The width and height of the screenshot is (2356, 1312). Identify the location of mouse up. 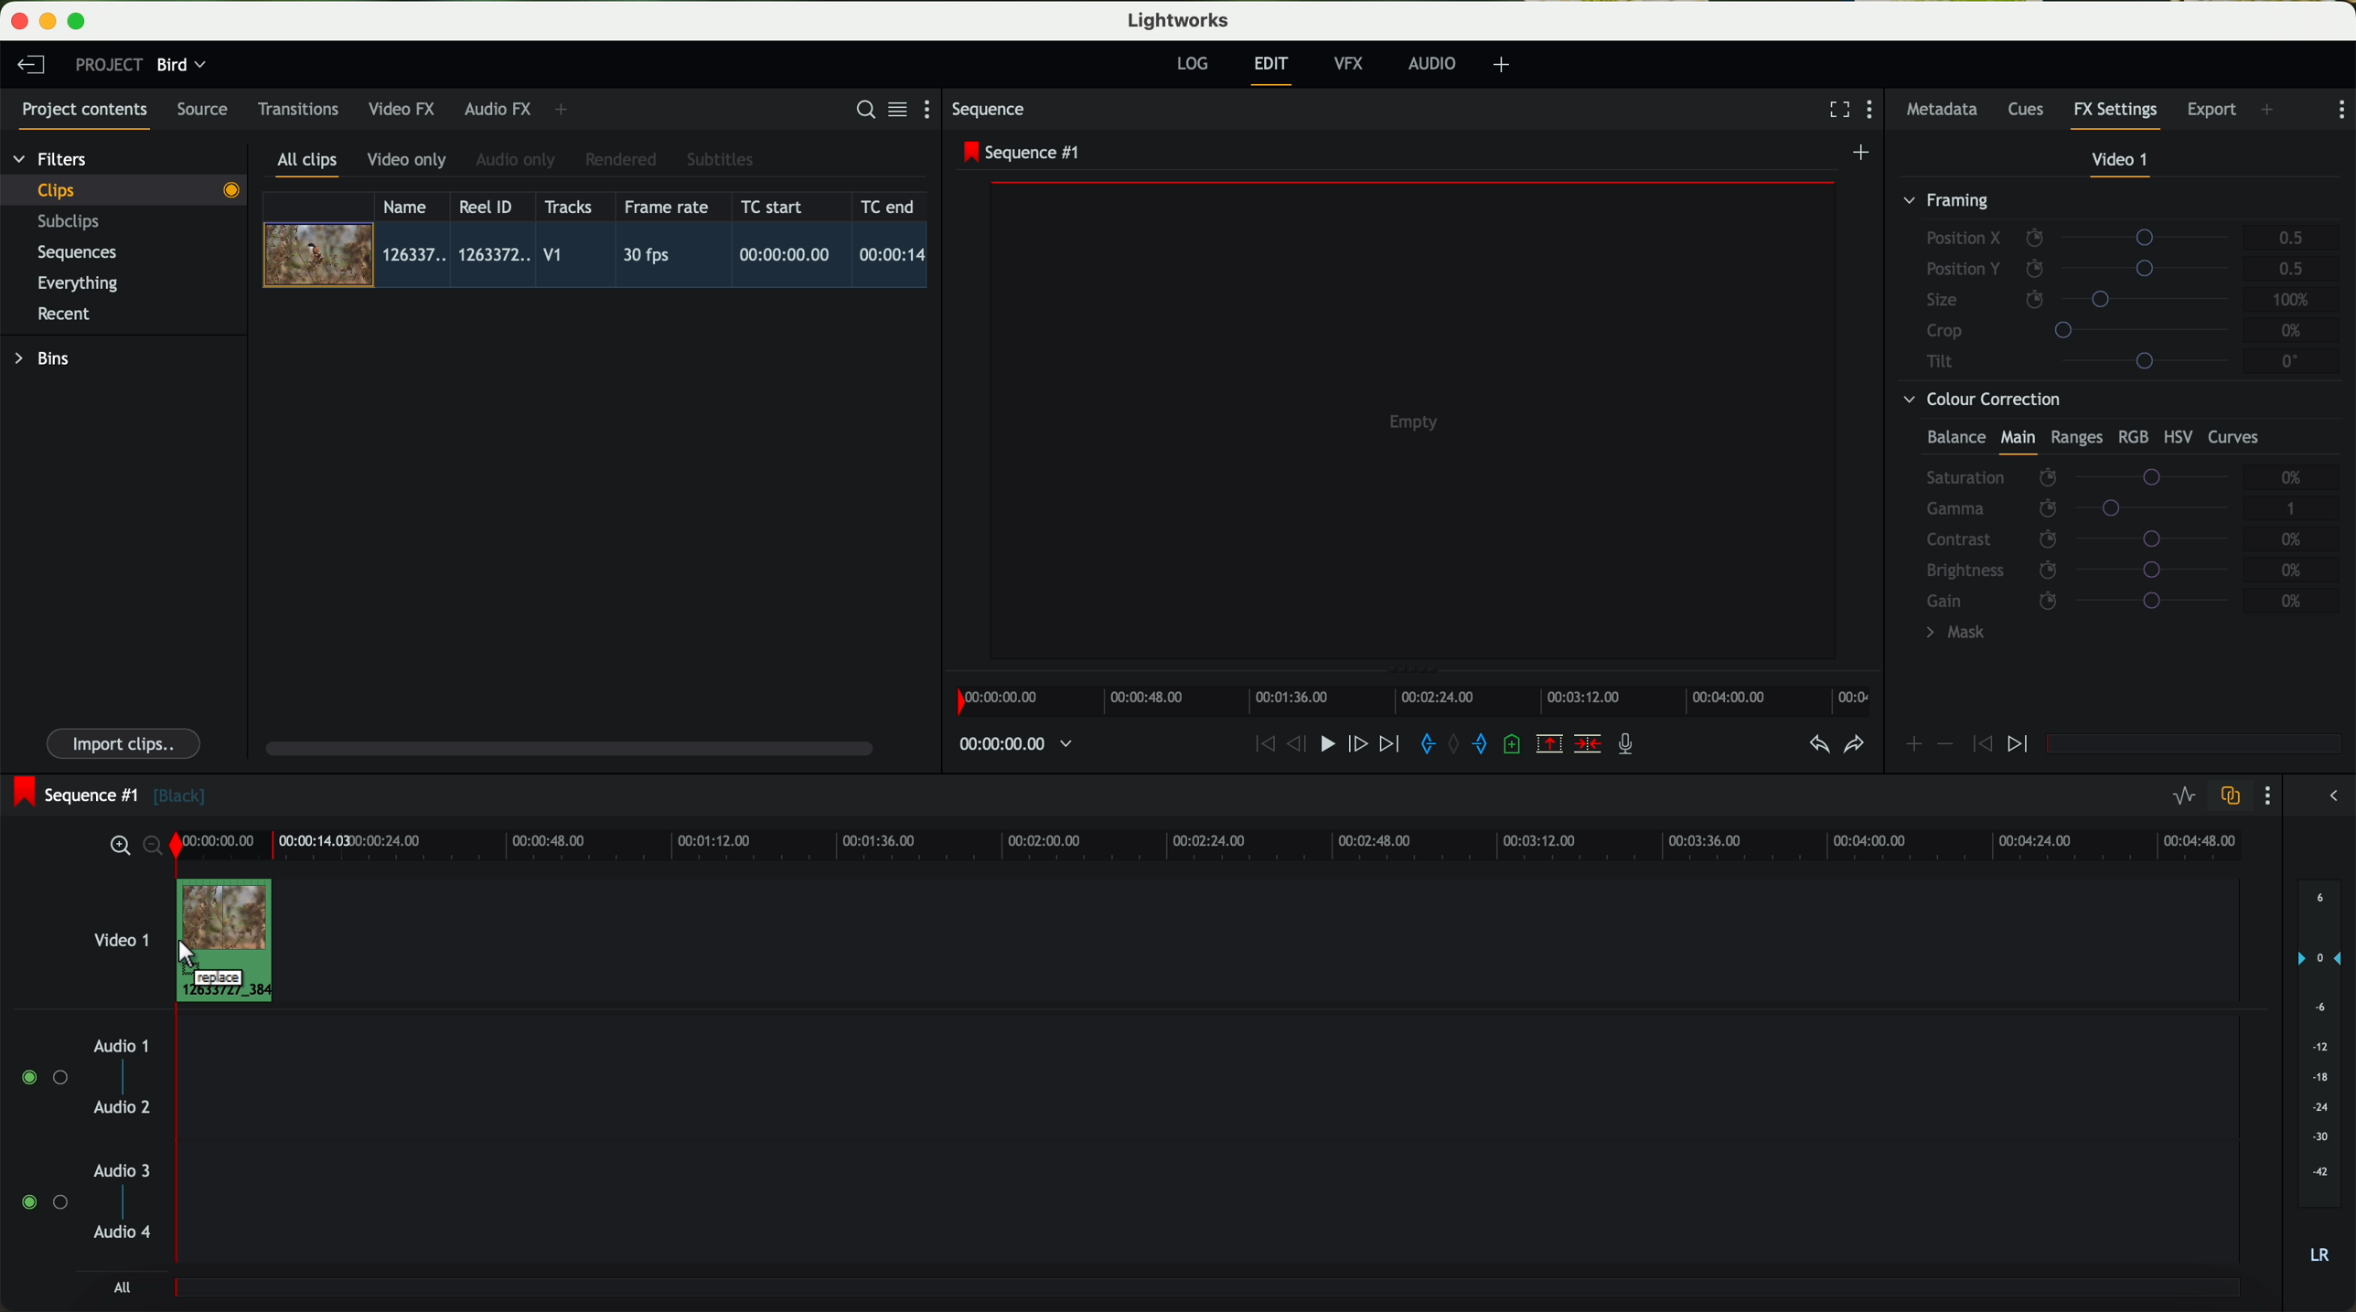
(190, 956).